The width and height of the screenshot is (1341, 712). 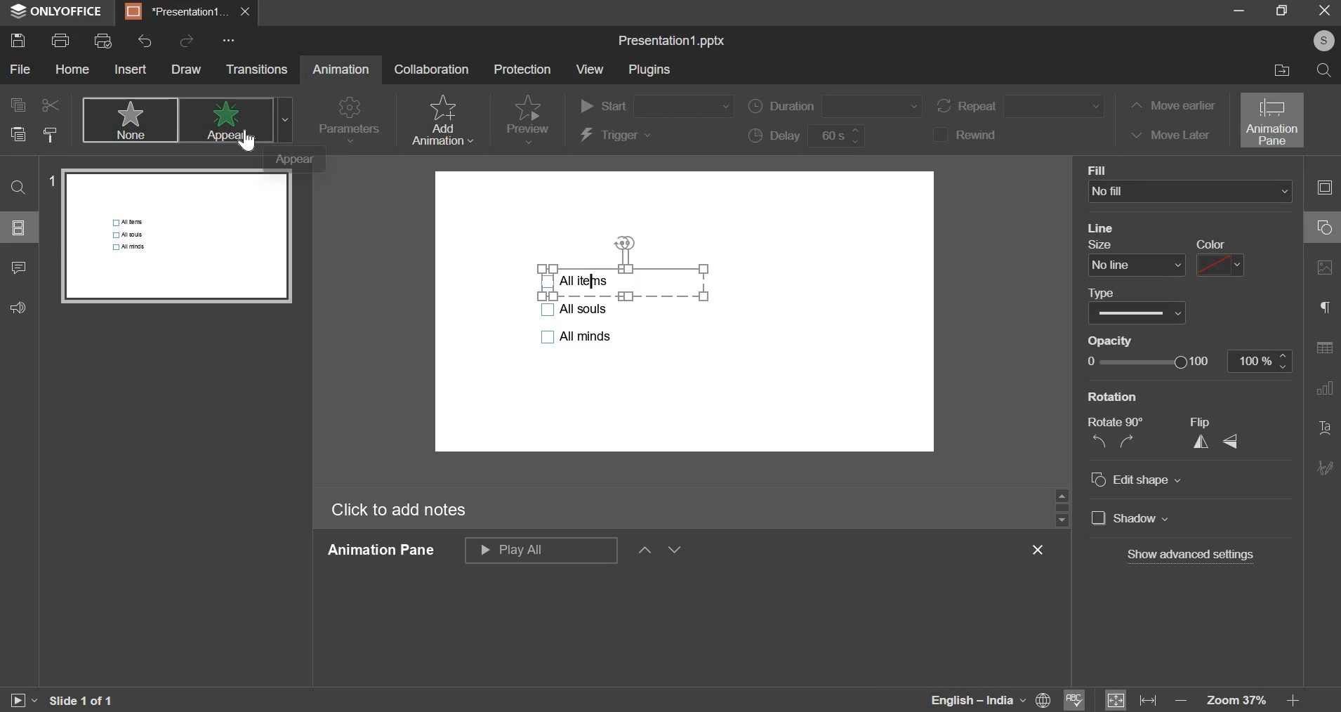 I want to click on slide preview, so click(x=176, y=235).